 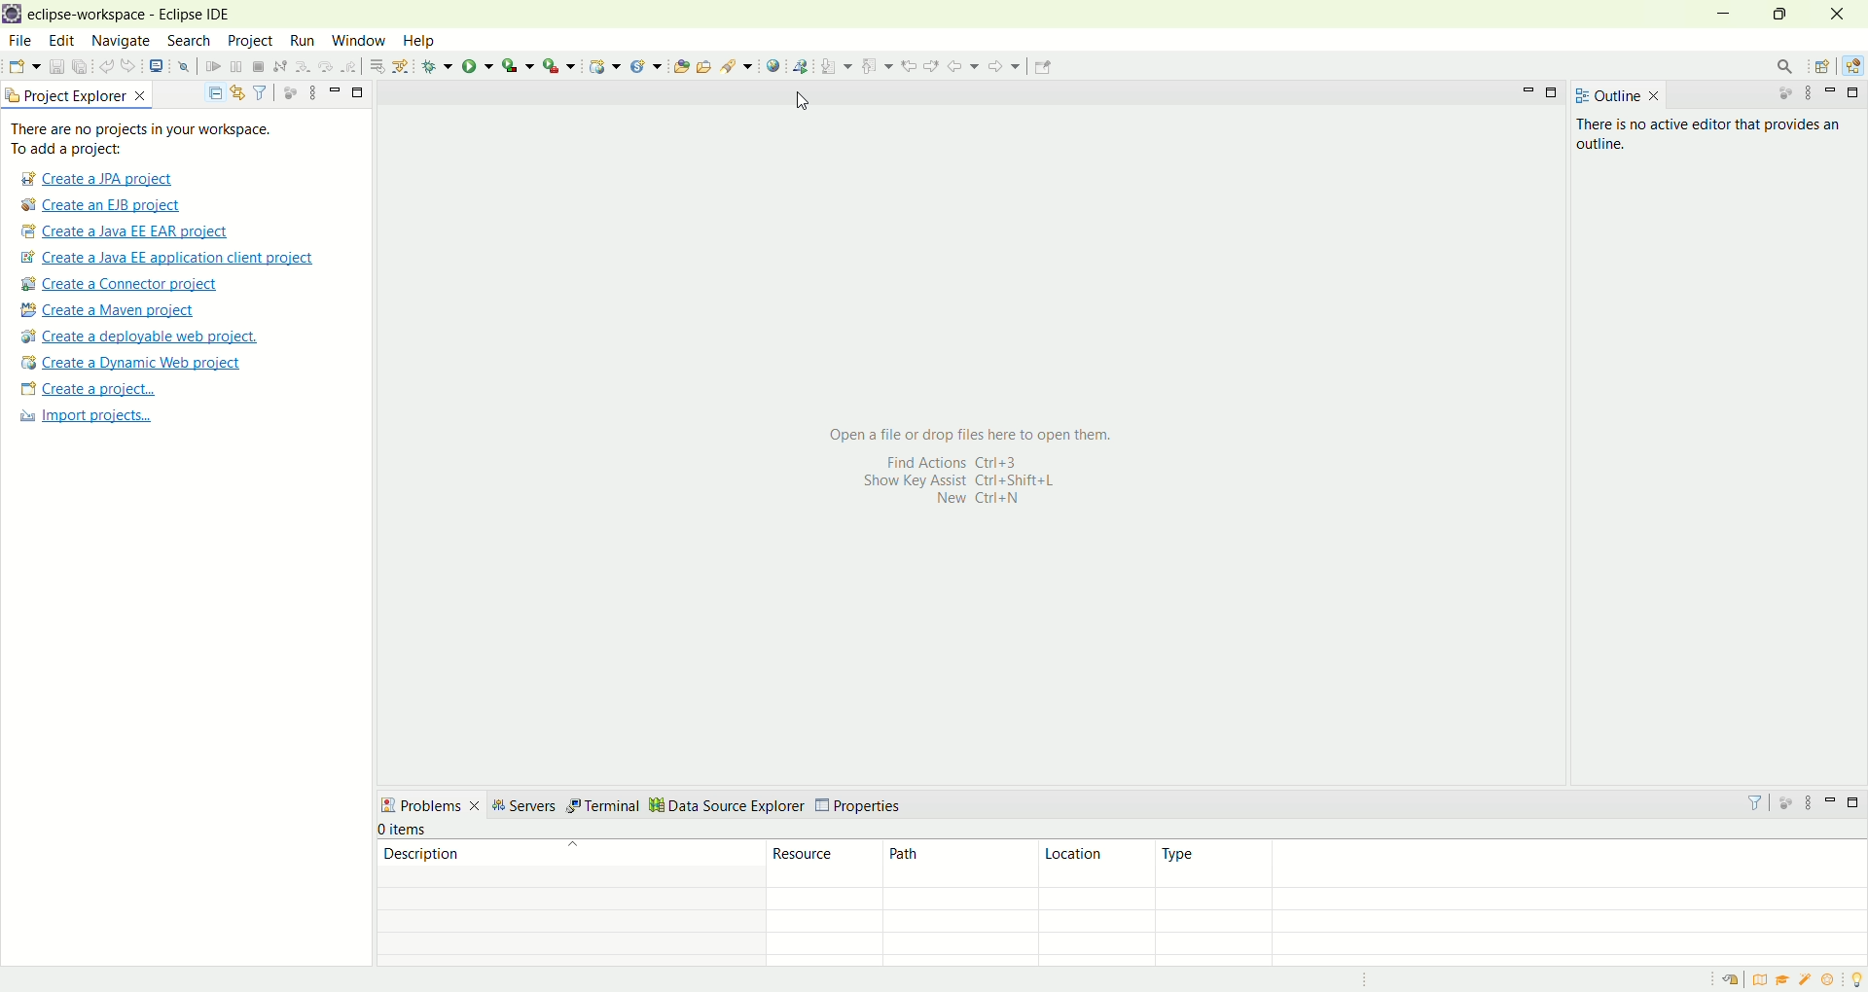 I want to click on maximize, so click(x=1856, y=802).